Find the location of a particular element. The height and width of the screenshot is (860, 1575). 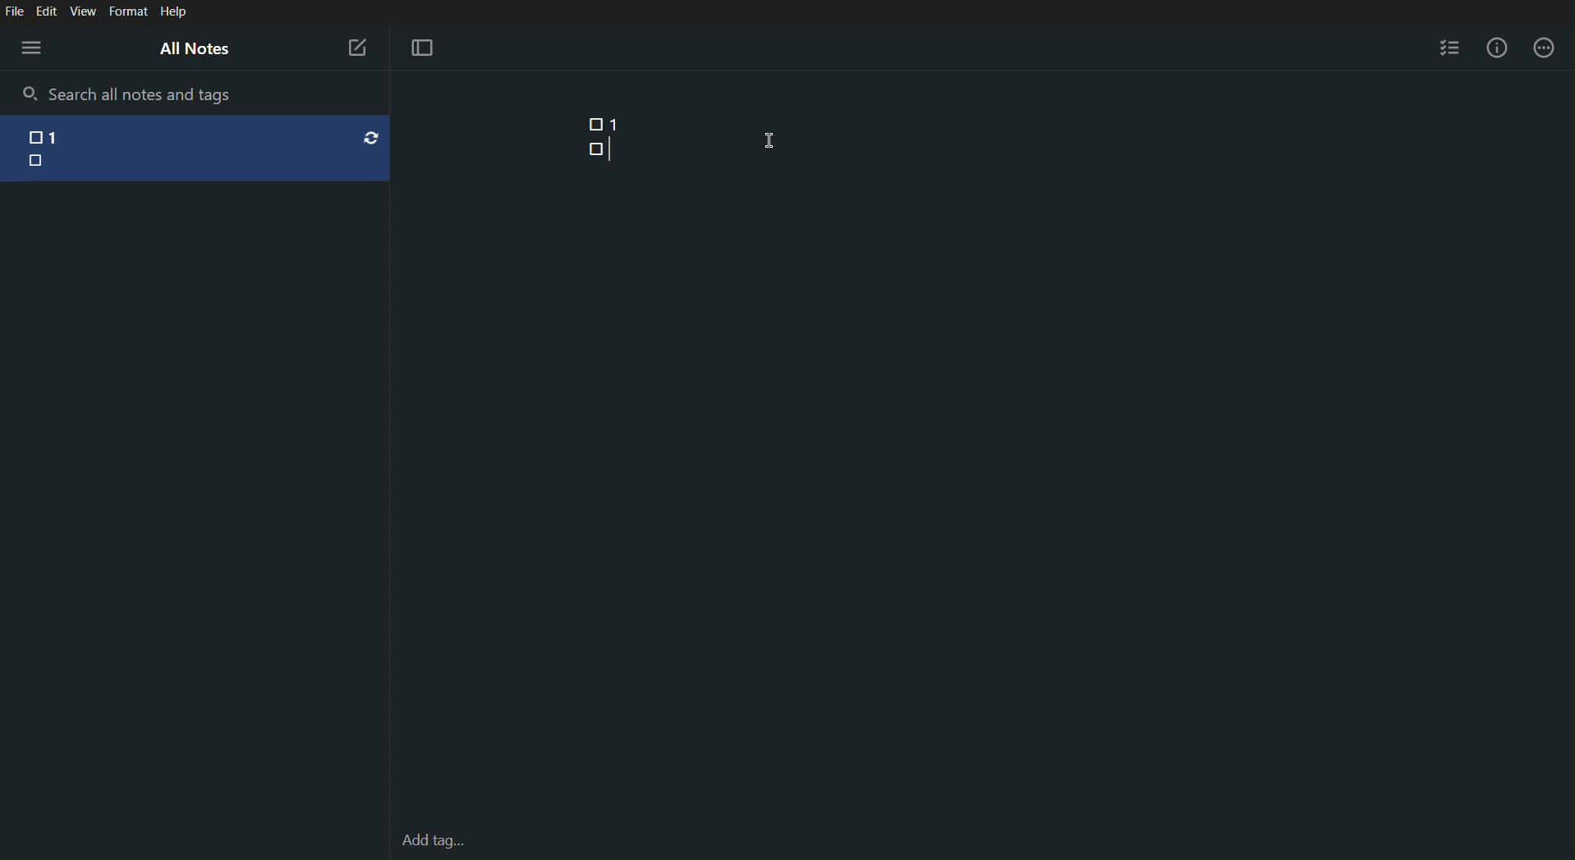

New Note is located at coordinates (356, 48).